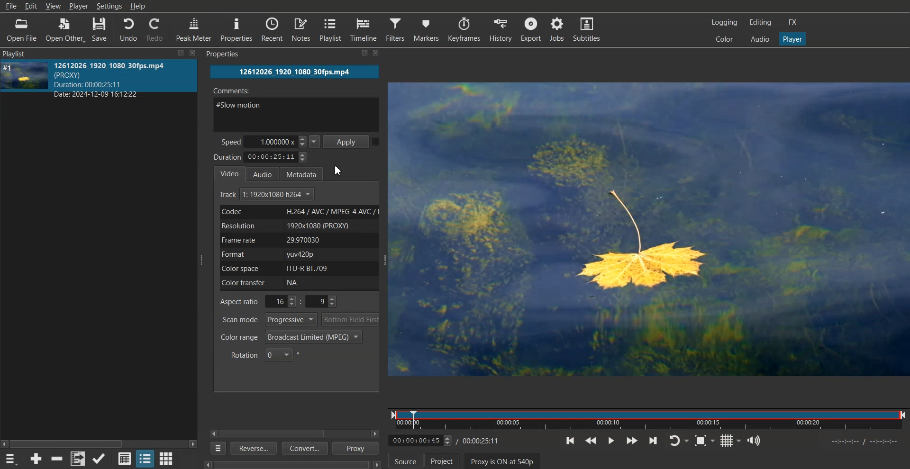 This screenshot has height=469, width=910. Describe the element at coordinates (298, 225) in the screenshot. I see `Resolution` at that location.